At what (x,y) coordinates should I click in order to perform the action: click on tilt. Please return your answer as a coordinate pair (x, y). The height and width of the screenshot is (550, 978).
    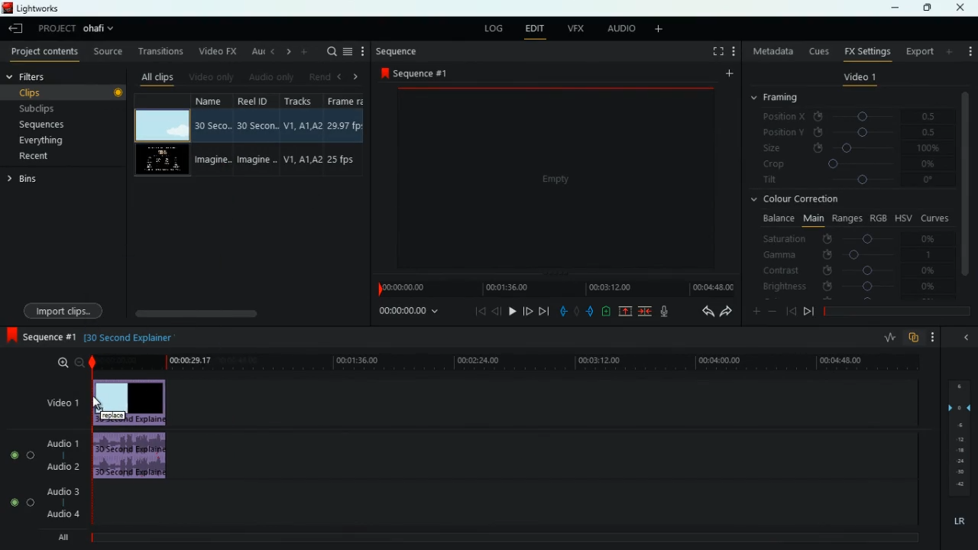
    Looking at the image, I should click on (850, 182).